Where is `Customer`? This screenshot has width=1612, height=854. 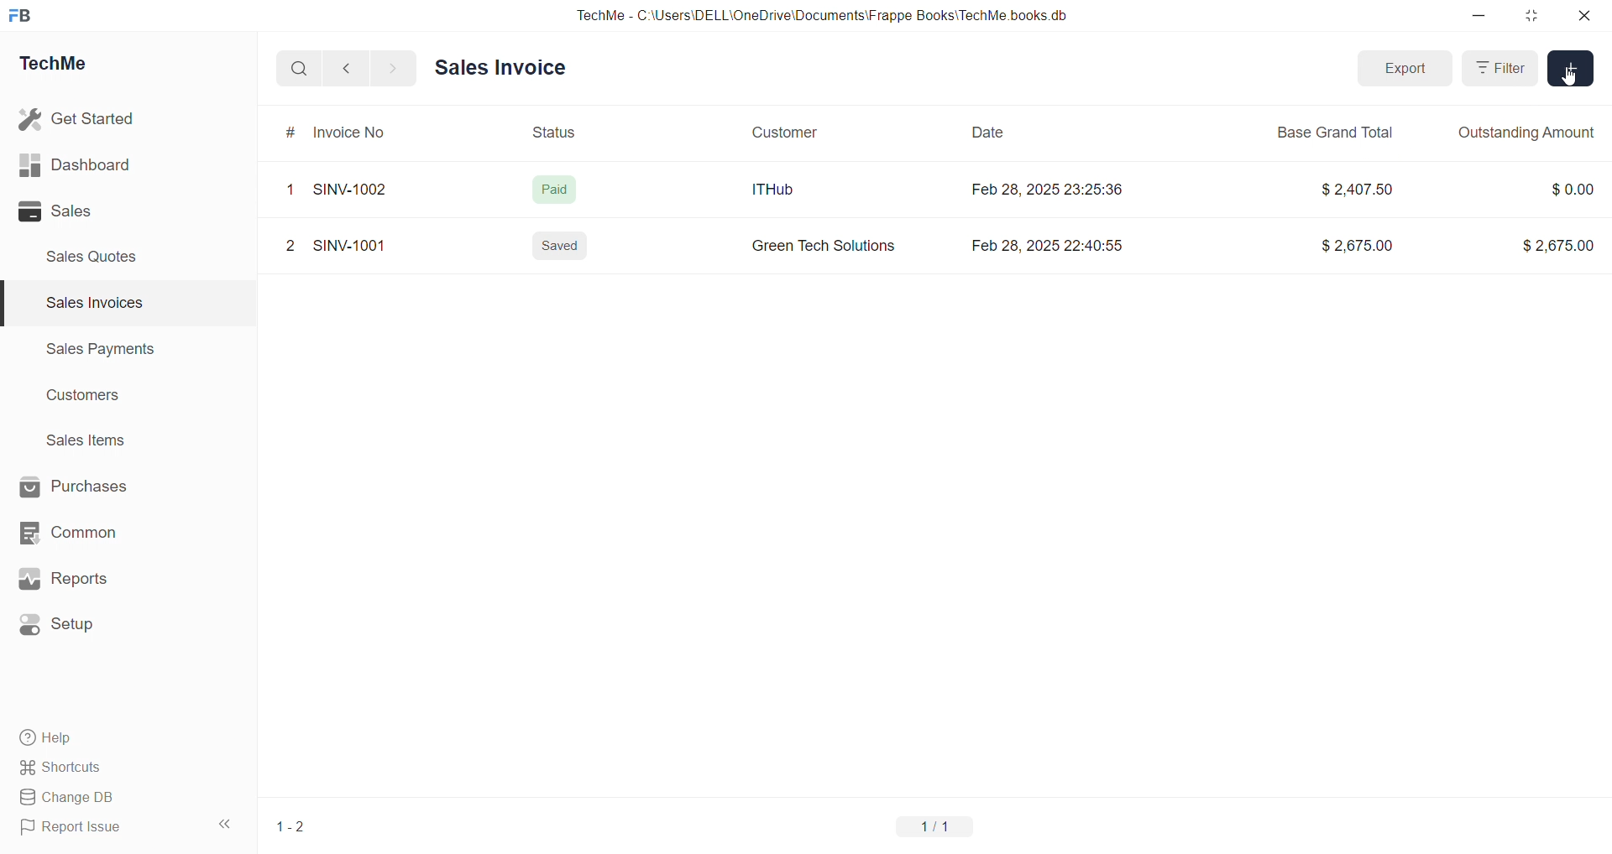 Customer is located at coordinates (793, 130).